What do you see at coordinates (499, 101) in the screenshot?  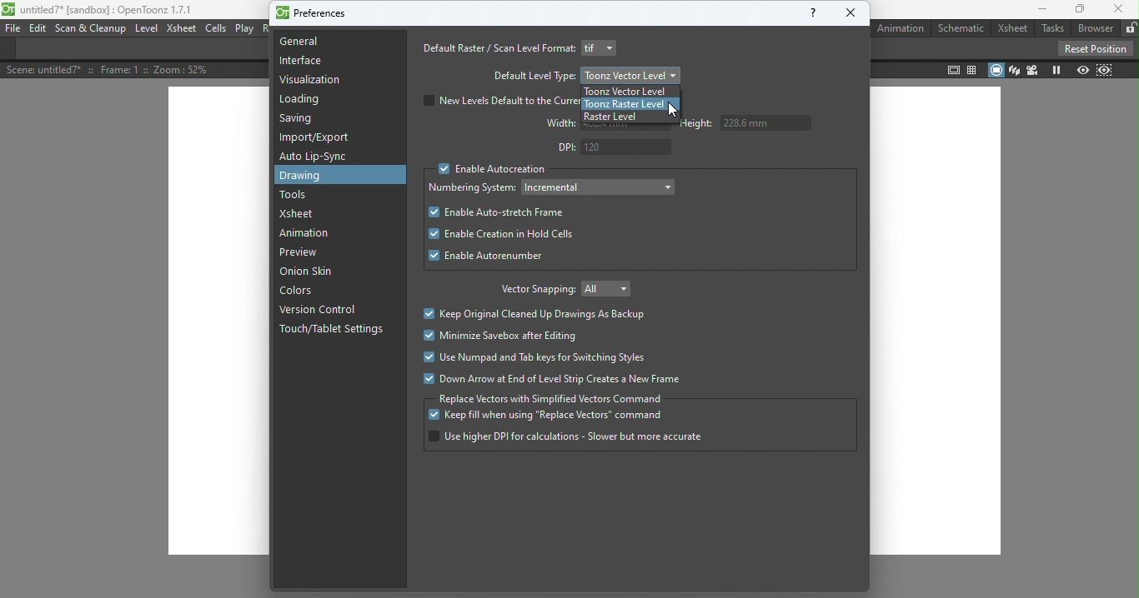 I see `New levels default to the current camera size` at bounding box center [499, 101].